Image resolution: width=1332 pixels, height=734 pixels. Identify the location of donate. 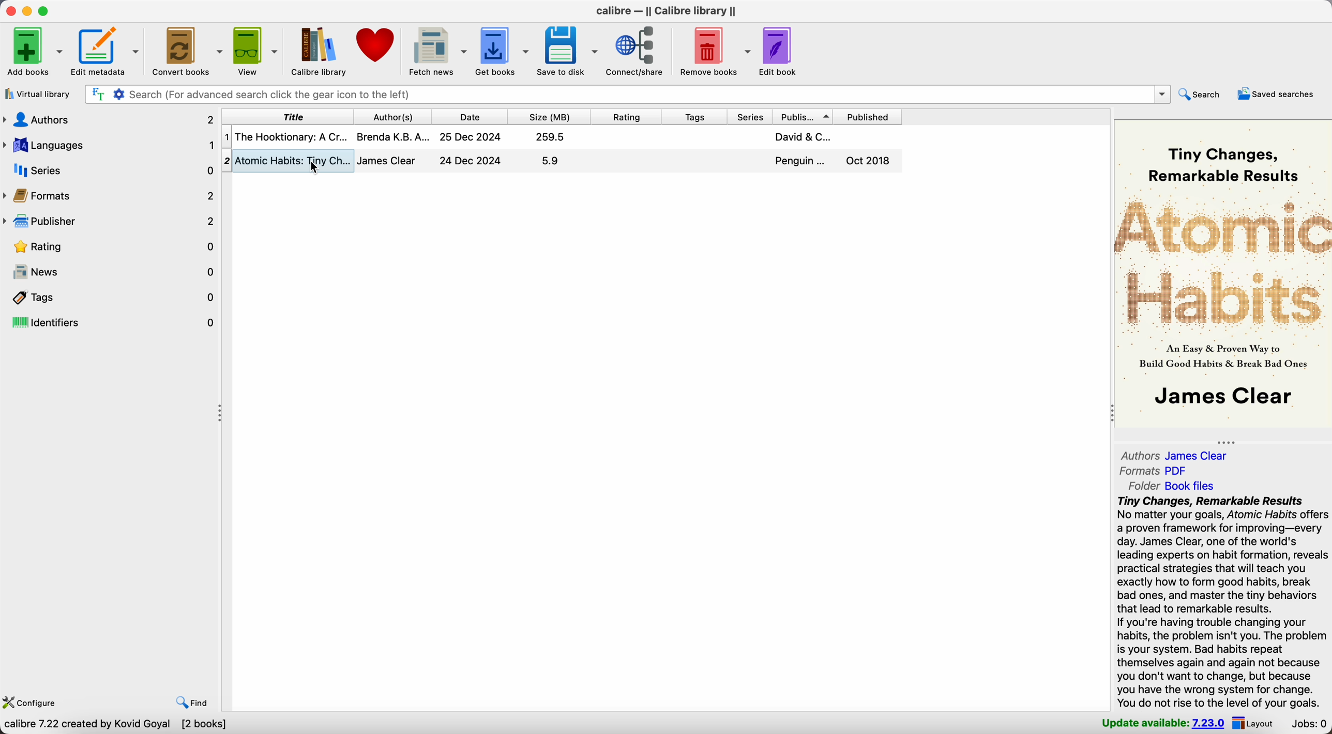
(377, 50).